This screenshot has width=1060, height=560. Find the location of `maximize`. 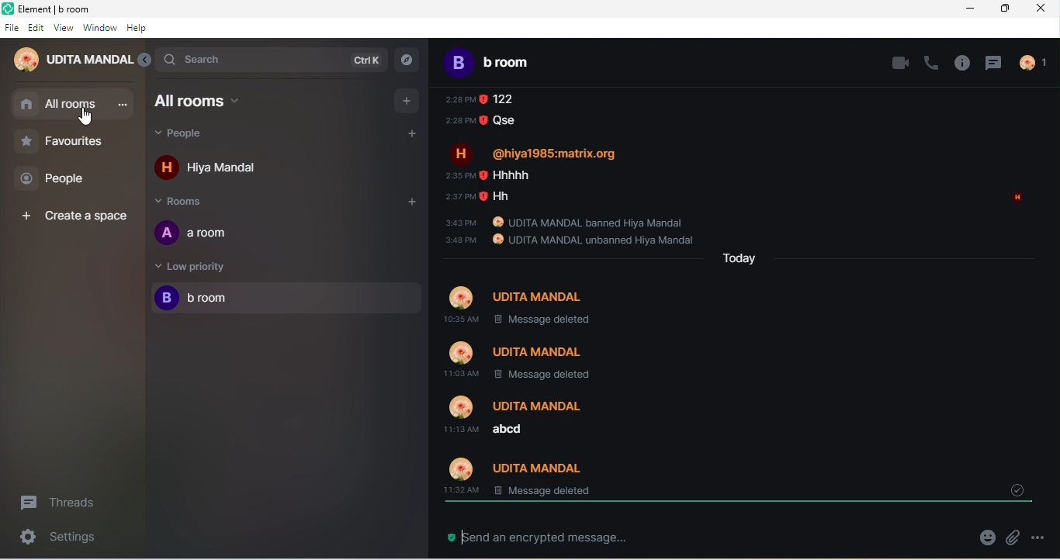

maximize is located at coordinates (1006, 9).